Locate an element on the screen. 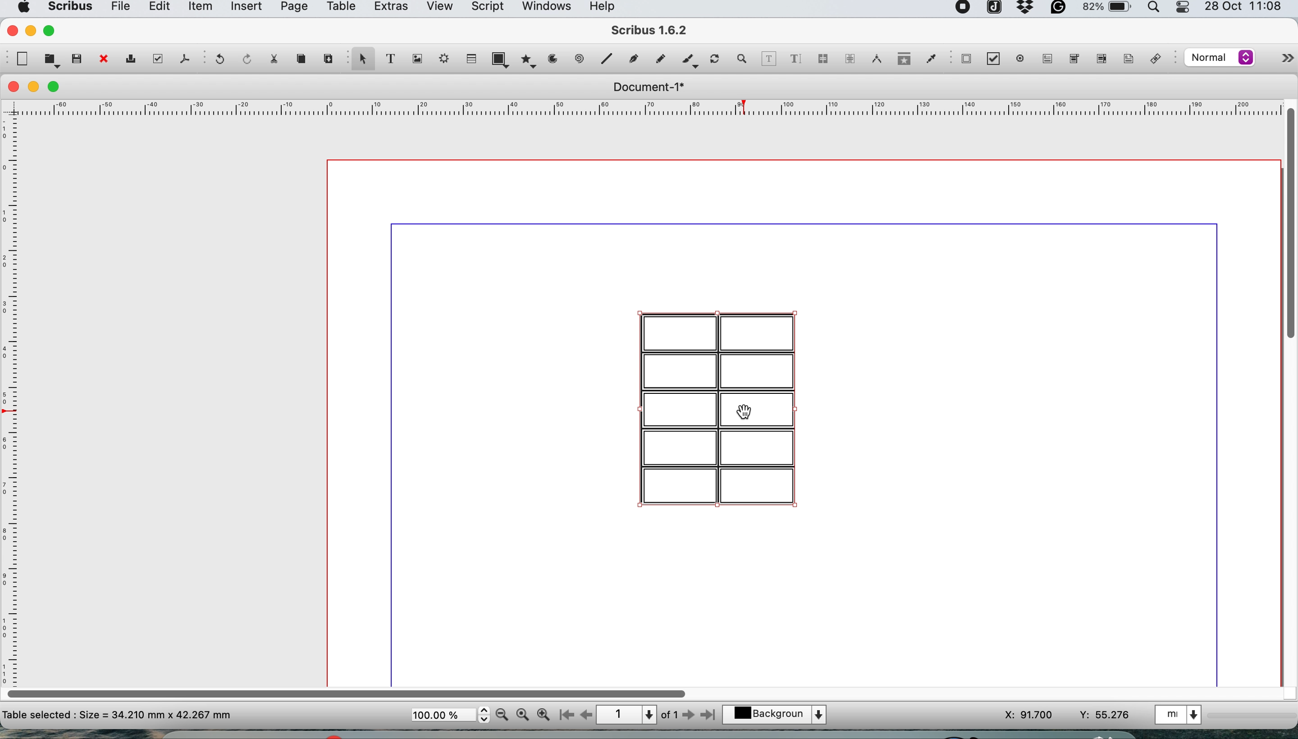 The width and height of the screenshot is (1298, 739). polygon is located at coordinates (530, 59).